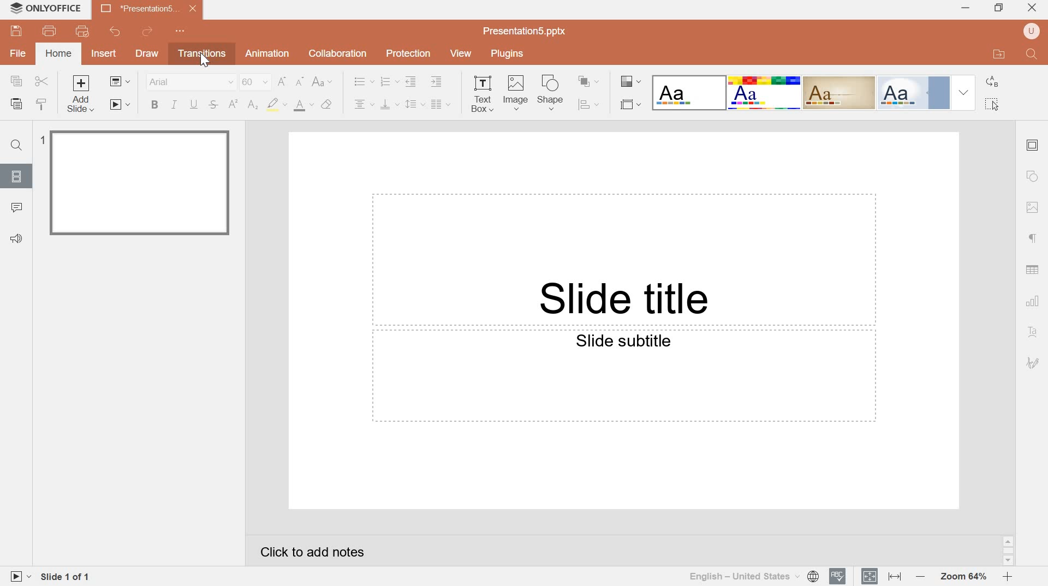 The image size is (1048, 586). Describe the element at coordinates (623, 259) in the screenshot. I see `Text field` at that location.